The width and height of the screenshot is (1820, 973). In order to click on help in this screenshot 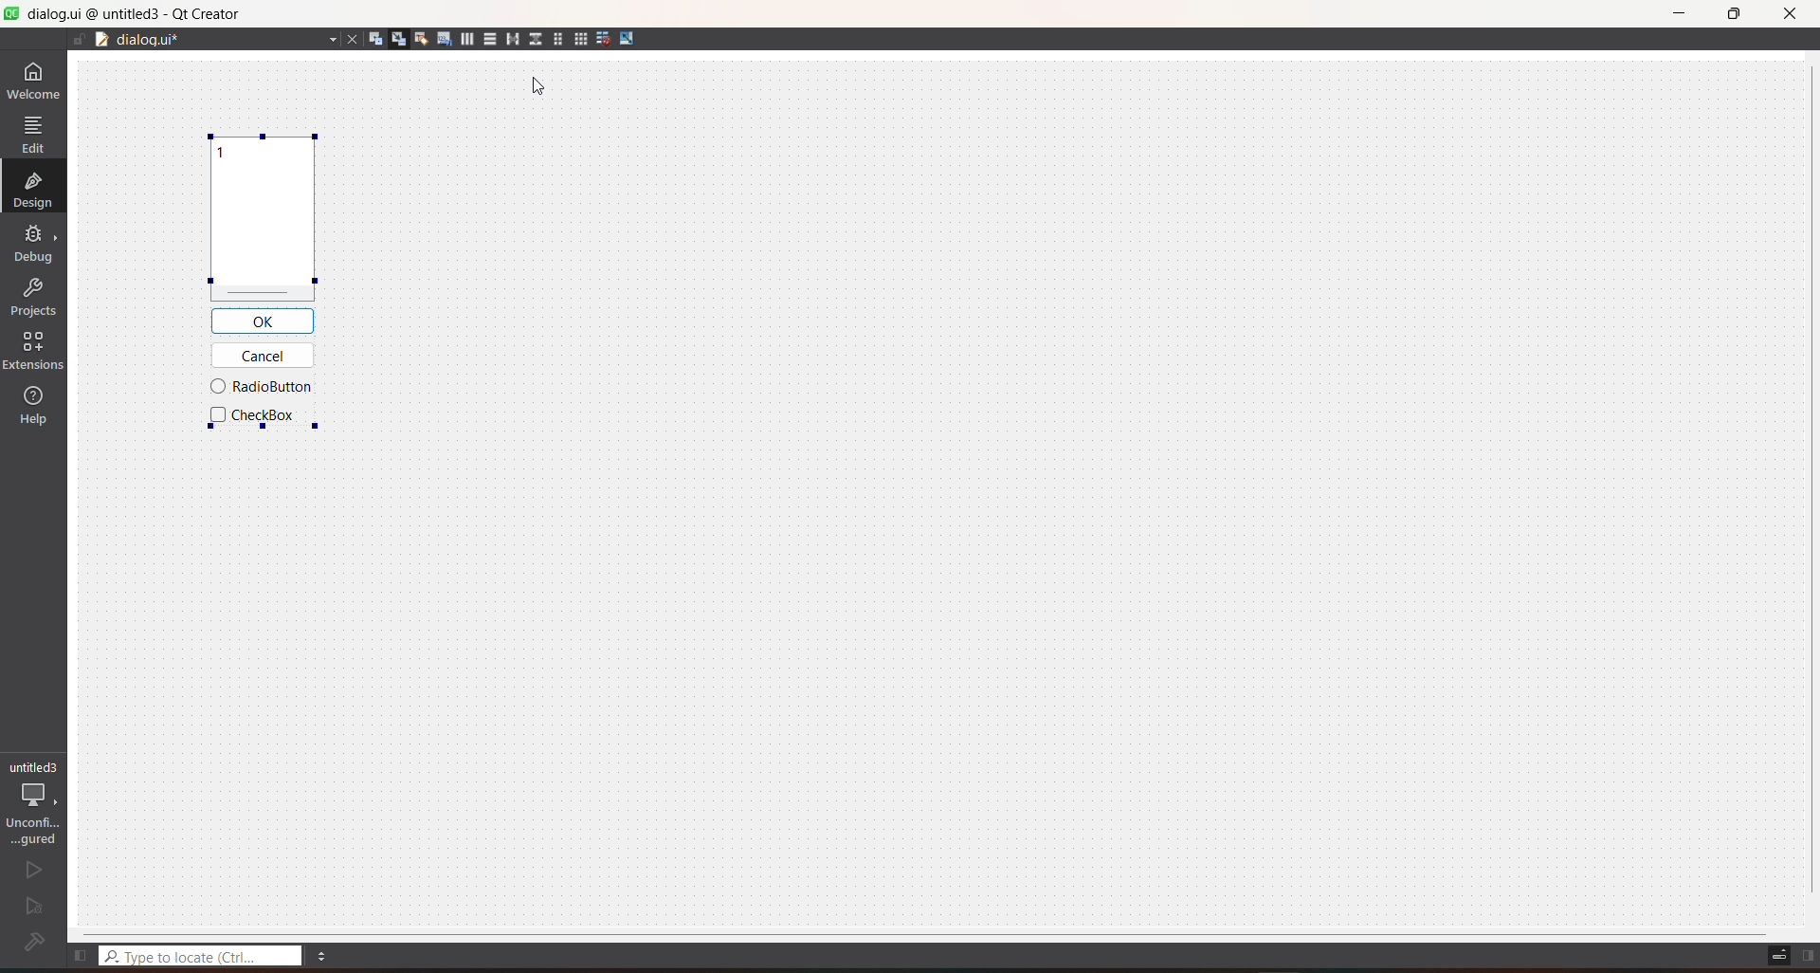, I will do `click(35, 406)`.